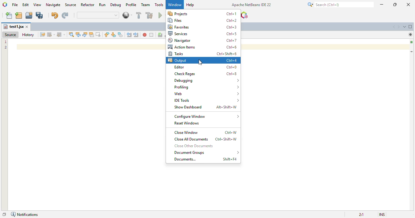 This screenshot has height=218, width=415. I want to click on stop macro recording, so click(152, 35).